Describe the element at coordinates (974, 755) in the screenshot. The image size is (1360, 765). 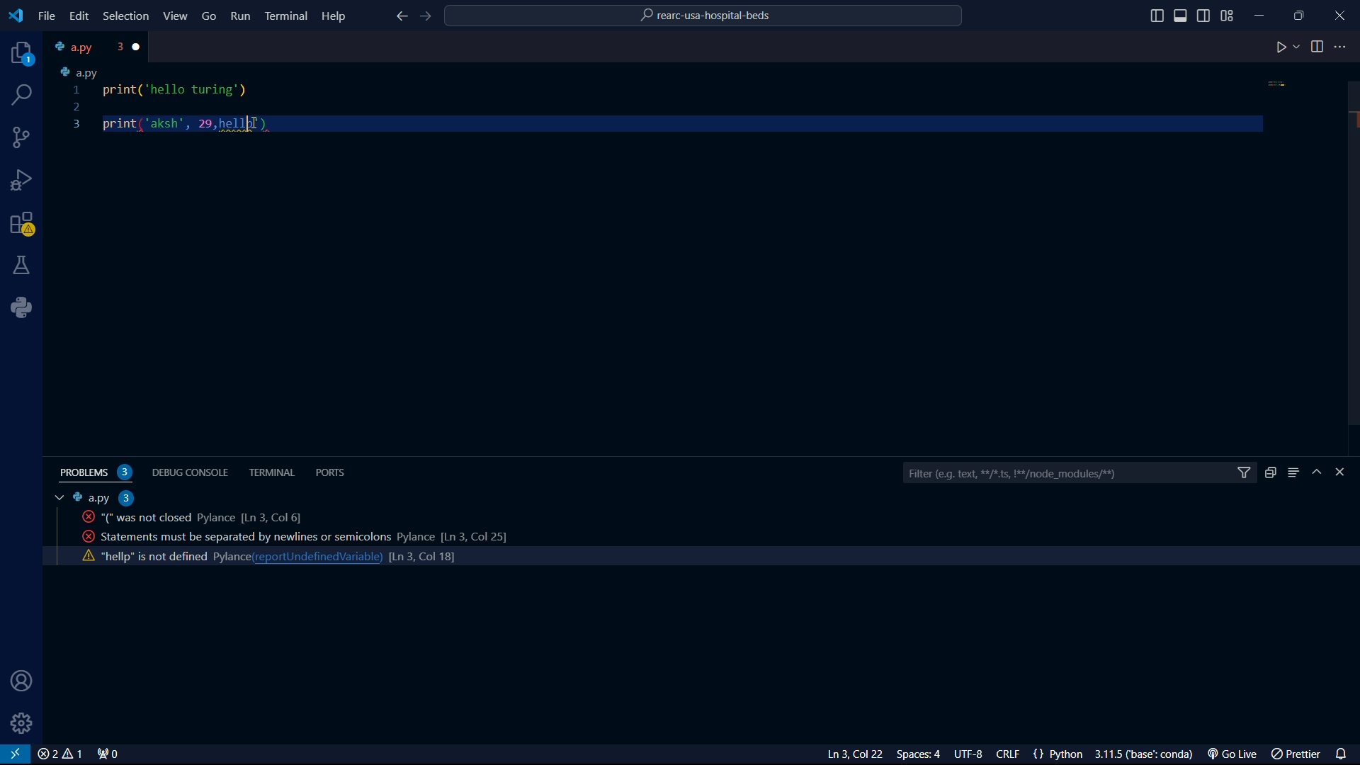
I see `UTF-8` at that location.